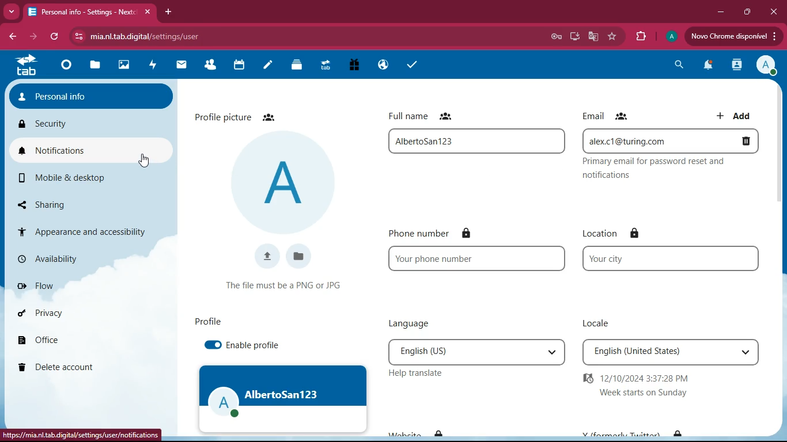 The image size is (787, 442). Describe the element at coordinates (69, 336) in the screenshot. I see `office` at that location.